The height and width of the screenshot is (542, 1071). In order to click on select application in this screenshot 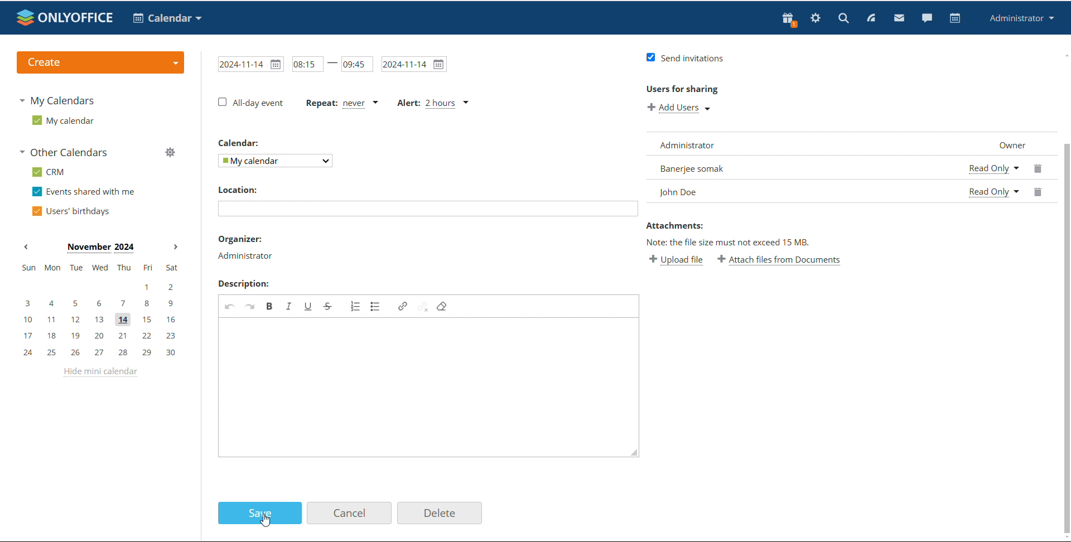, I will do `click(166, 18)`.